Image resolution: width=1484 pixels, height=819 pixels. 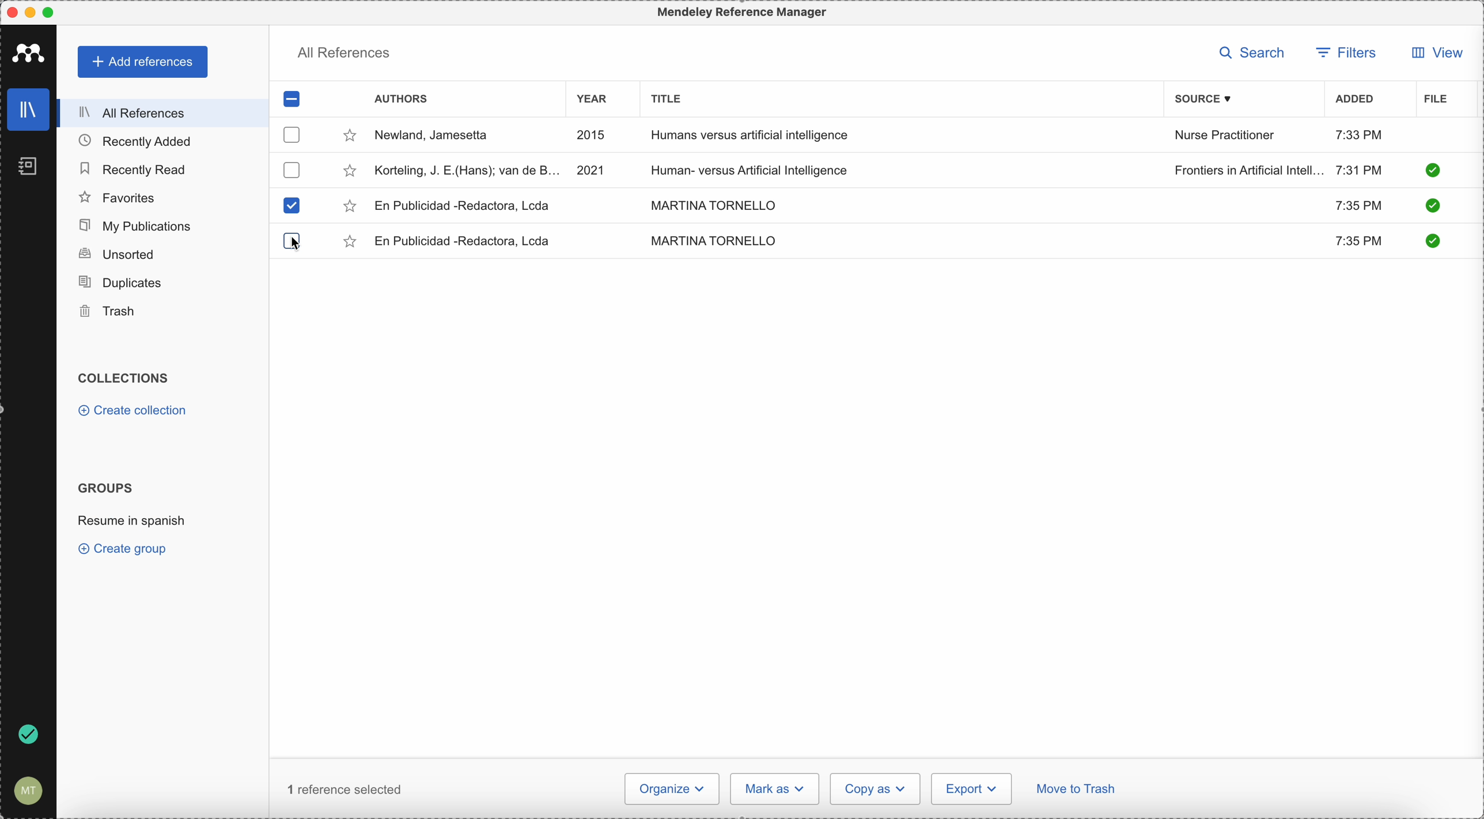 What do you see at coordinates (401, 100) in the screenshot?
I see `authors` at bounding box center [401, 100].